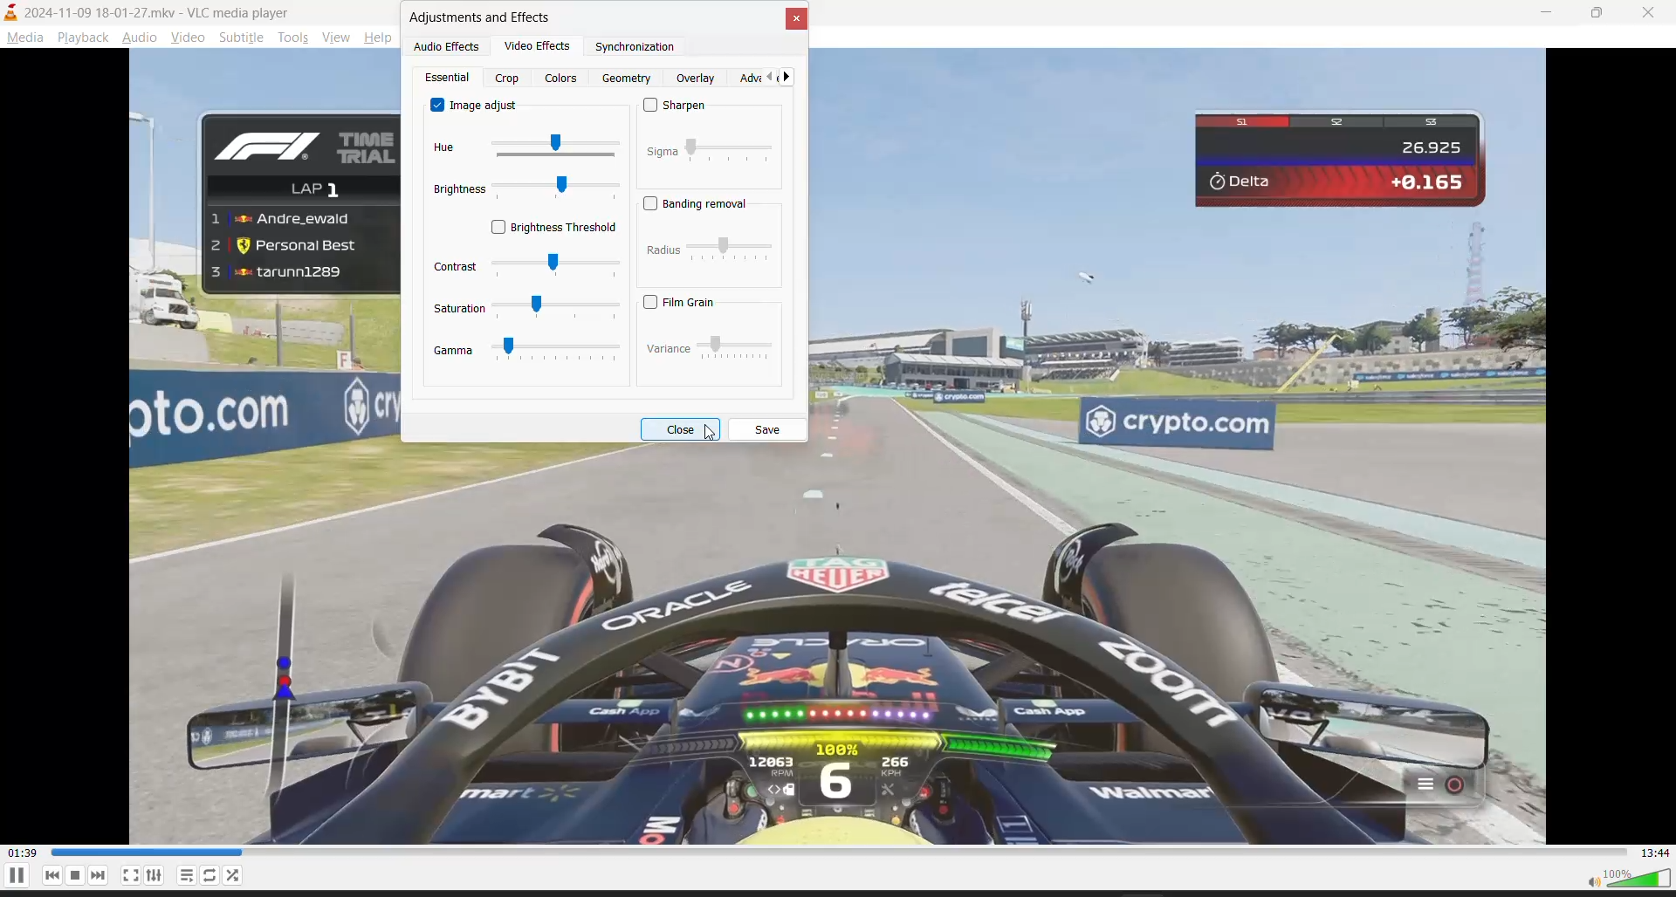  Describe the element at coordinates (525, 145) in the screenshot. I see `hue` at that location.